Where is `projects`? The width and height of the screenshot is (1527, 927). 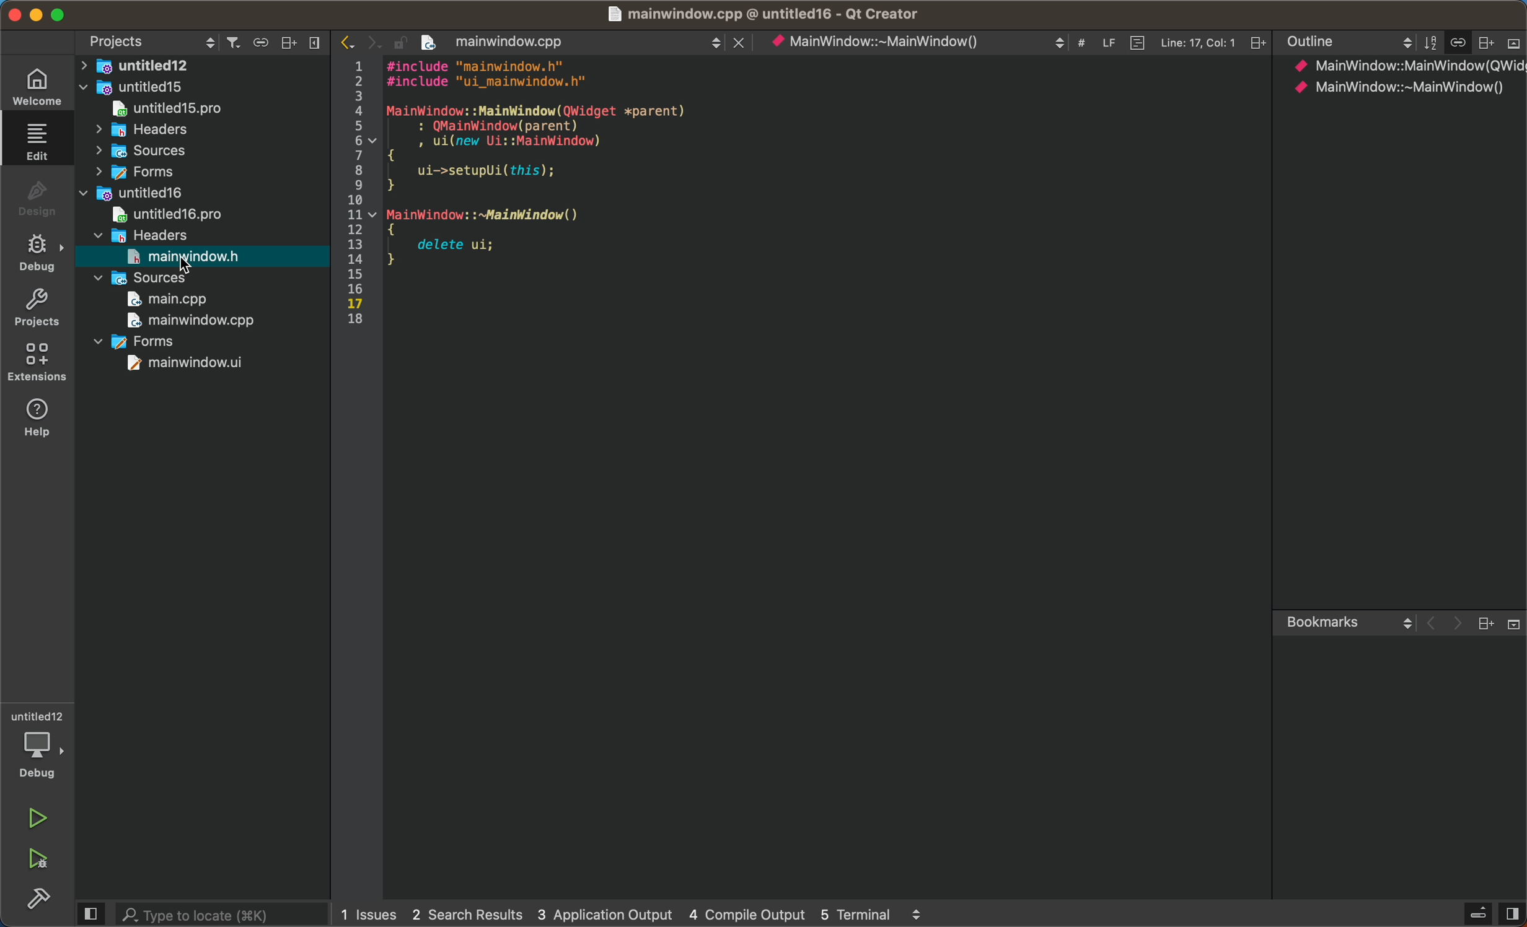 projects is located at coordinates (35, 308).